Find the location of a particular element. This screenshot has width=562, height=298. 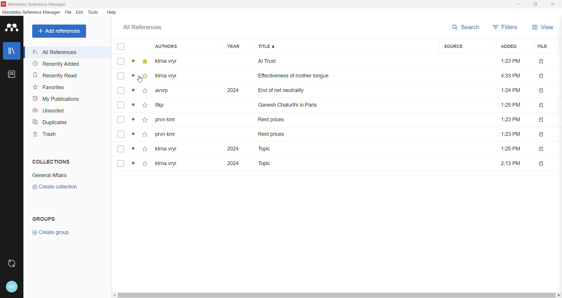

Close is located at coordinates (553, 4).